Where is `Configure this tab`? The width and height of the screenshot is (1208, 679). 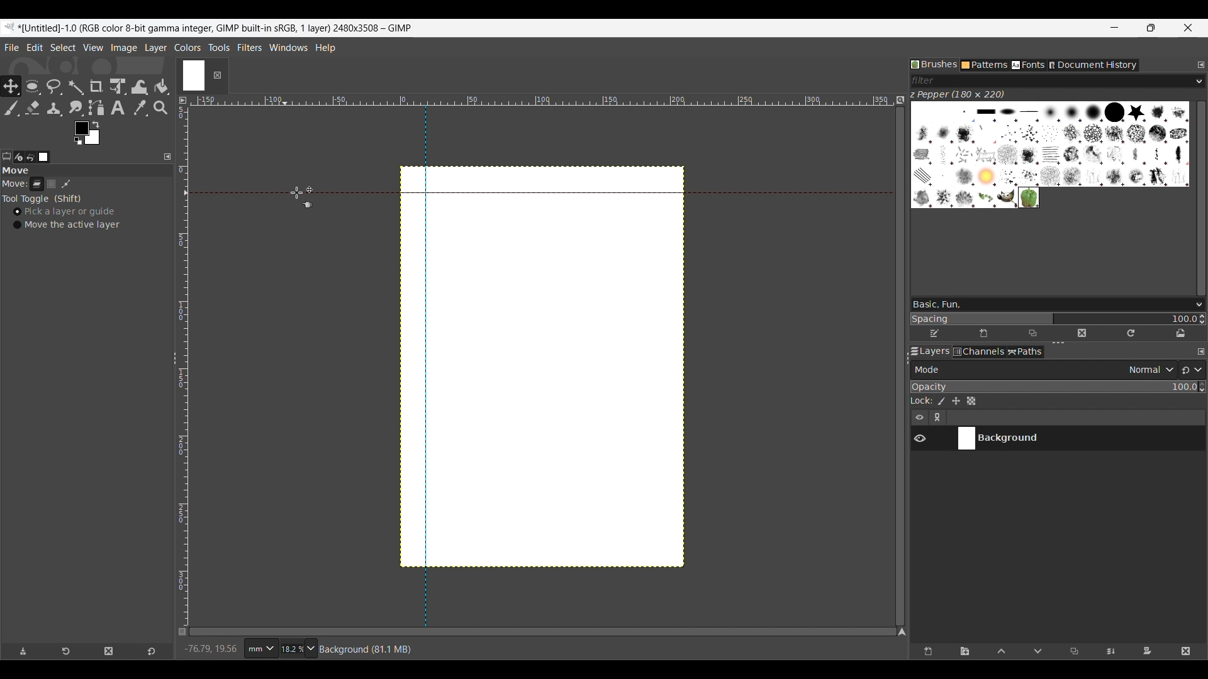
Configure this tab is located at coordinates (1201, 65).